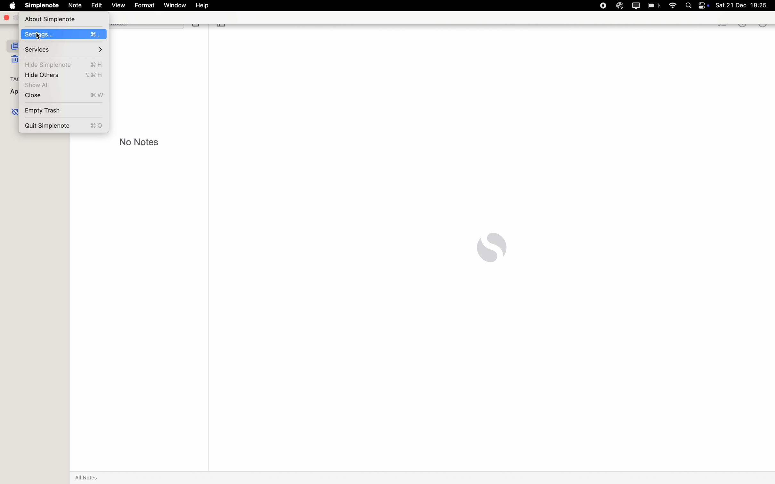 The width and height of the screenshot is (775, 484). What do you see at coordinates (42, 5) in the screenshot?
I see `Simplenote` at bounding box center [42, 5].